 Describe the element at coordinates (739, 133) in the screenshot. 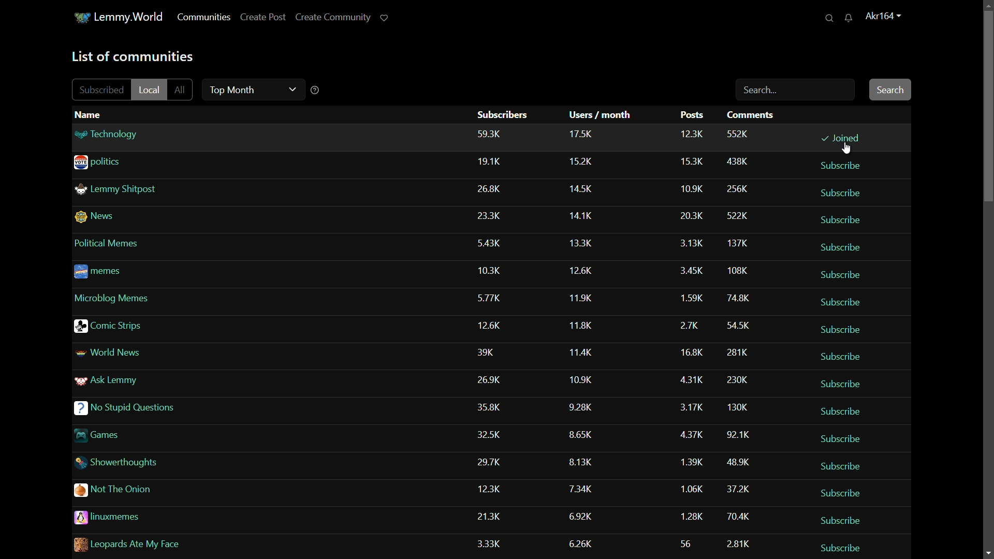

I see `comments` at that location.